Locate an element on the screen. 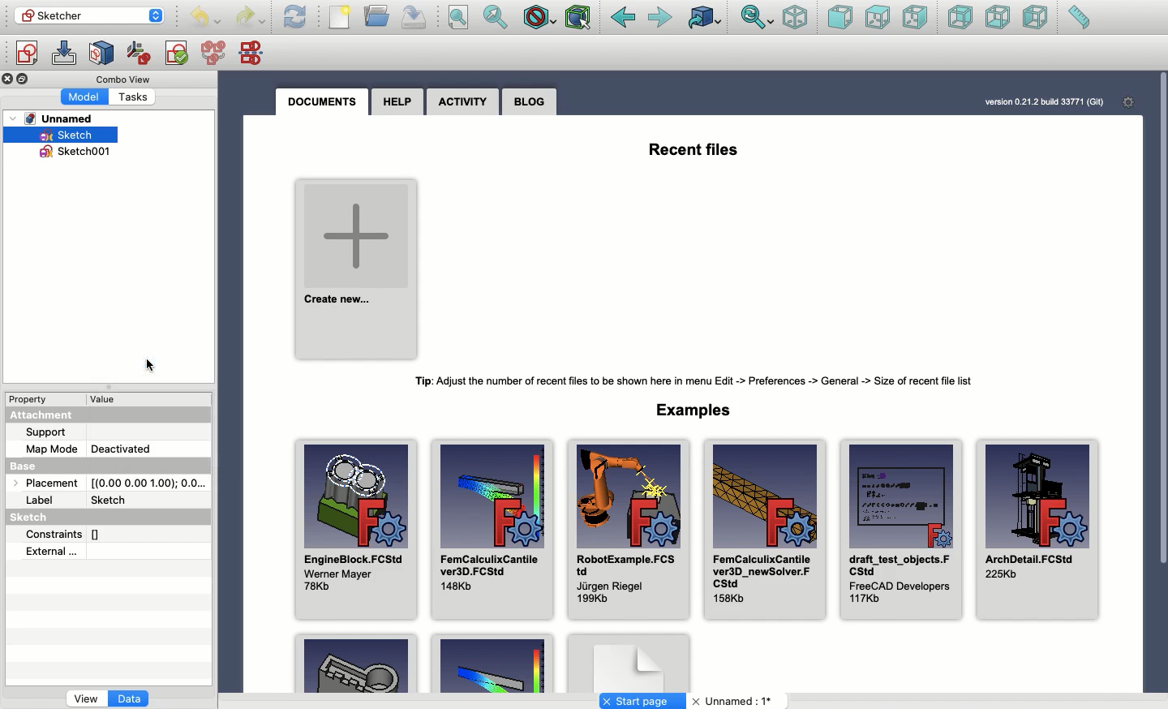 This screenshot has height=709, width=1168. Open is located at coordinates (378, 15).